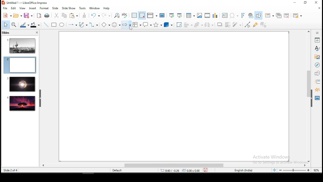 The height and width of the screenshot is (182, 323). I want to click on distribute, so click(209, 25).